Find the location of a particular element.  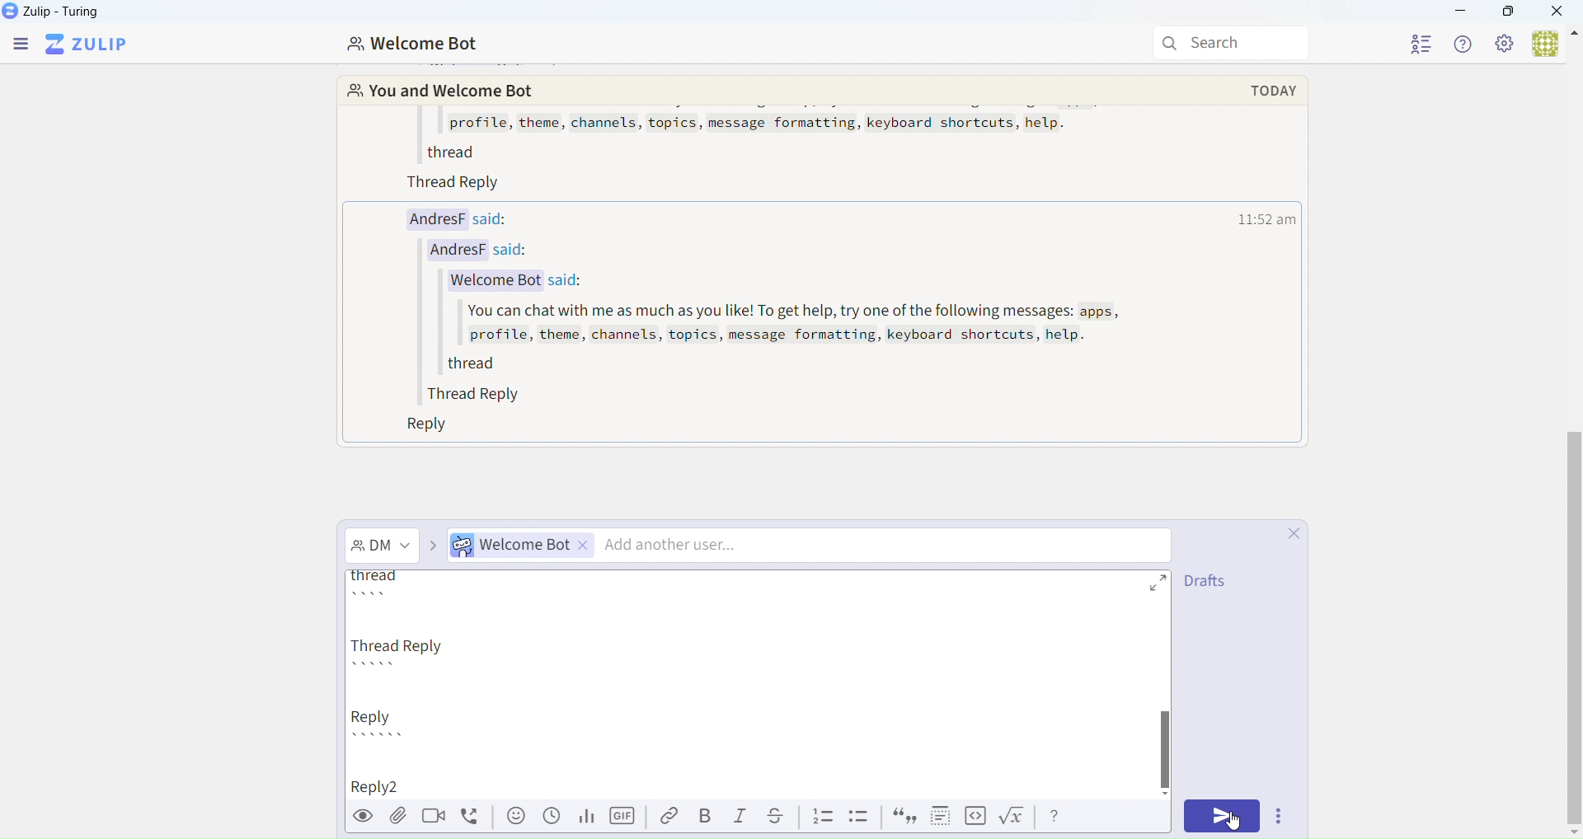

spoiler is located at coordinates (941, 818).